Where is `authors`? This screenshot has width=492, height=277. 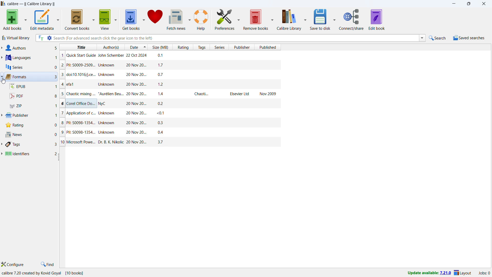
authors is located at coordinates (31, 48).